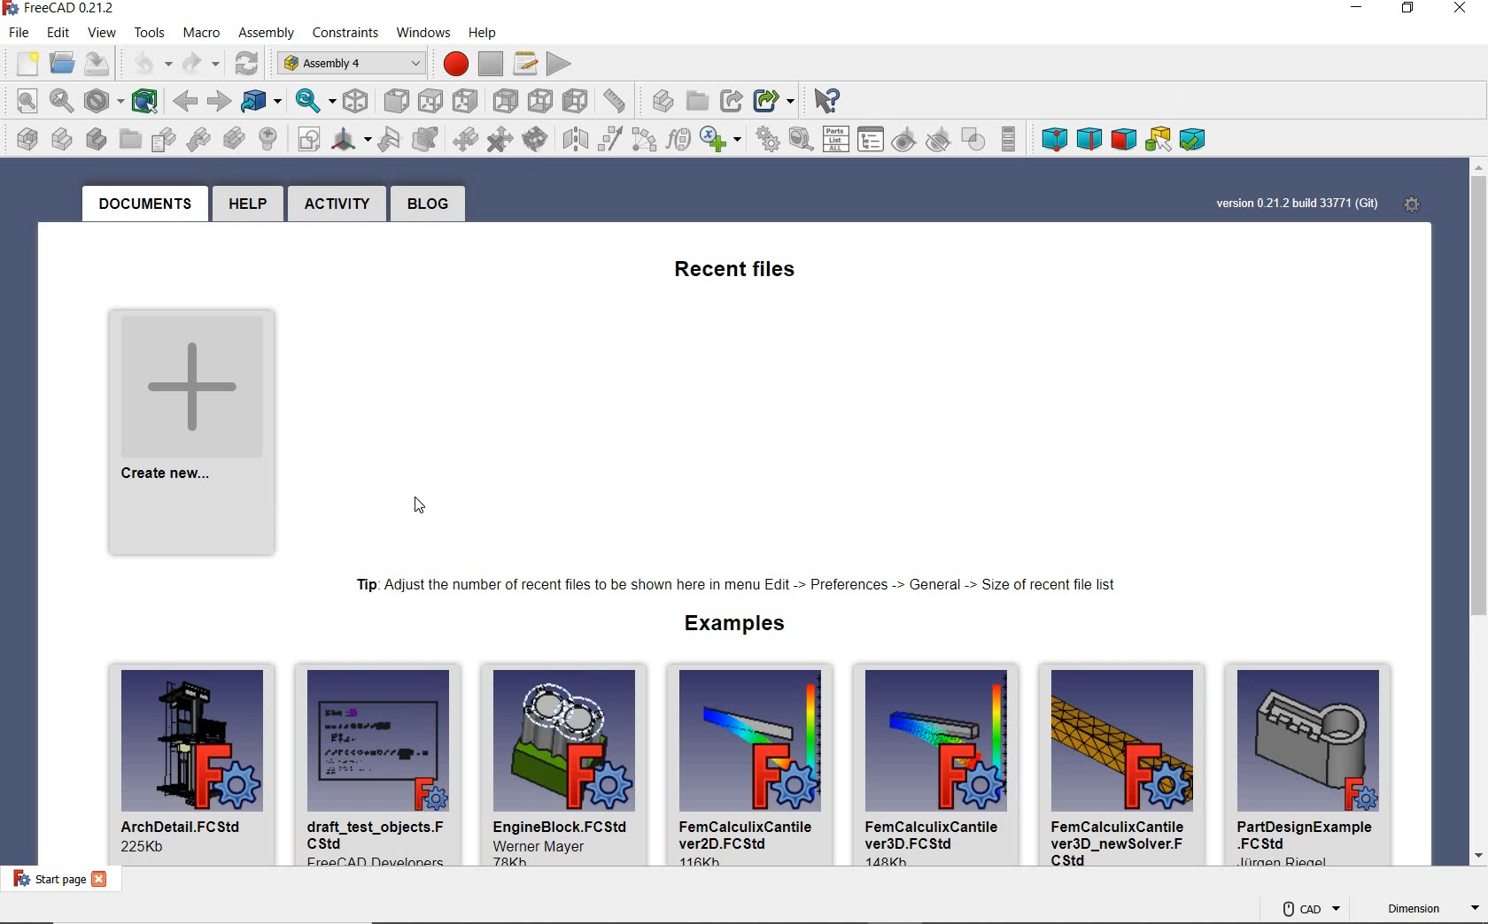 The height and width of the screenshot is (924, 1488). Describe the element at coordinates (412, 510) in the screenshot. I see `cursor` at that location.